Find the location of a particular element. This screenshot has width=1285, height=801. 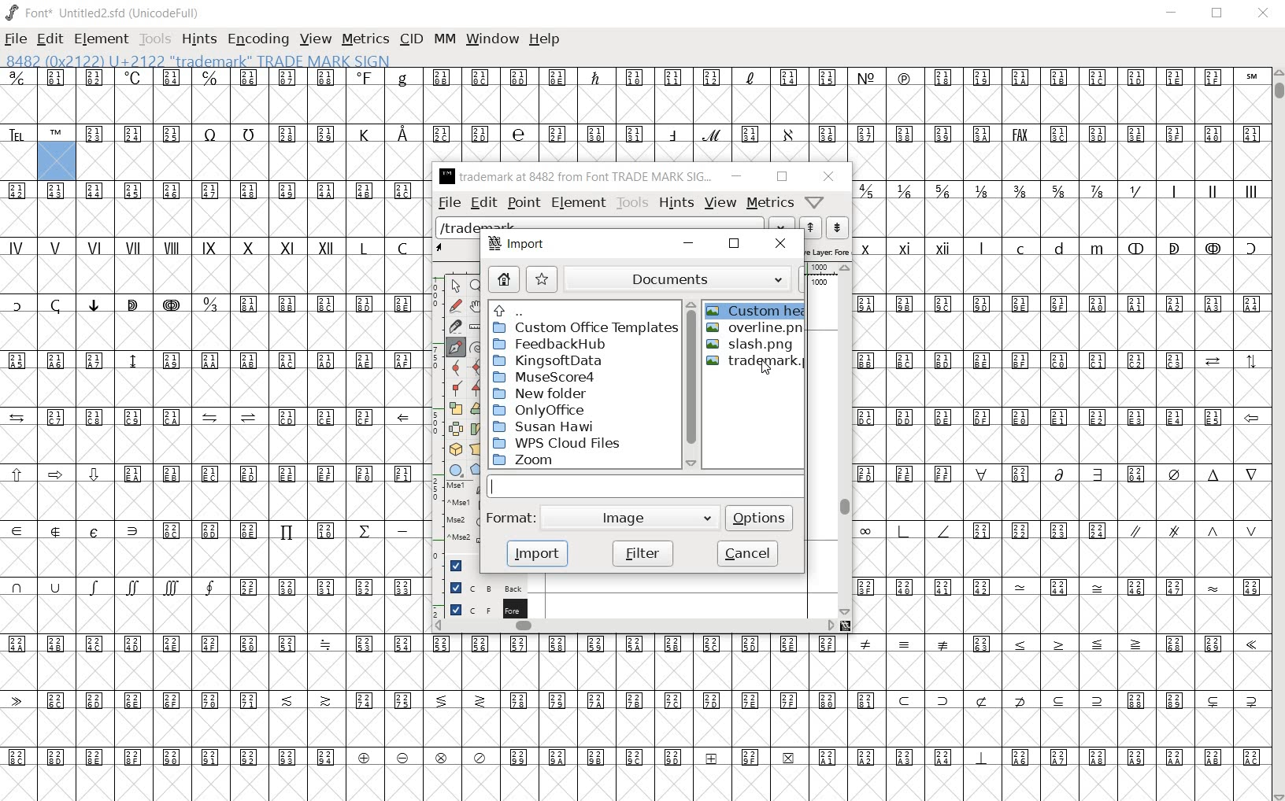

star is located at coordinates (541, 280).